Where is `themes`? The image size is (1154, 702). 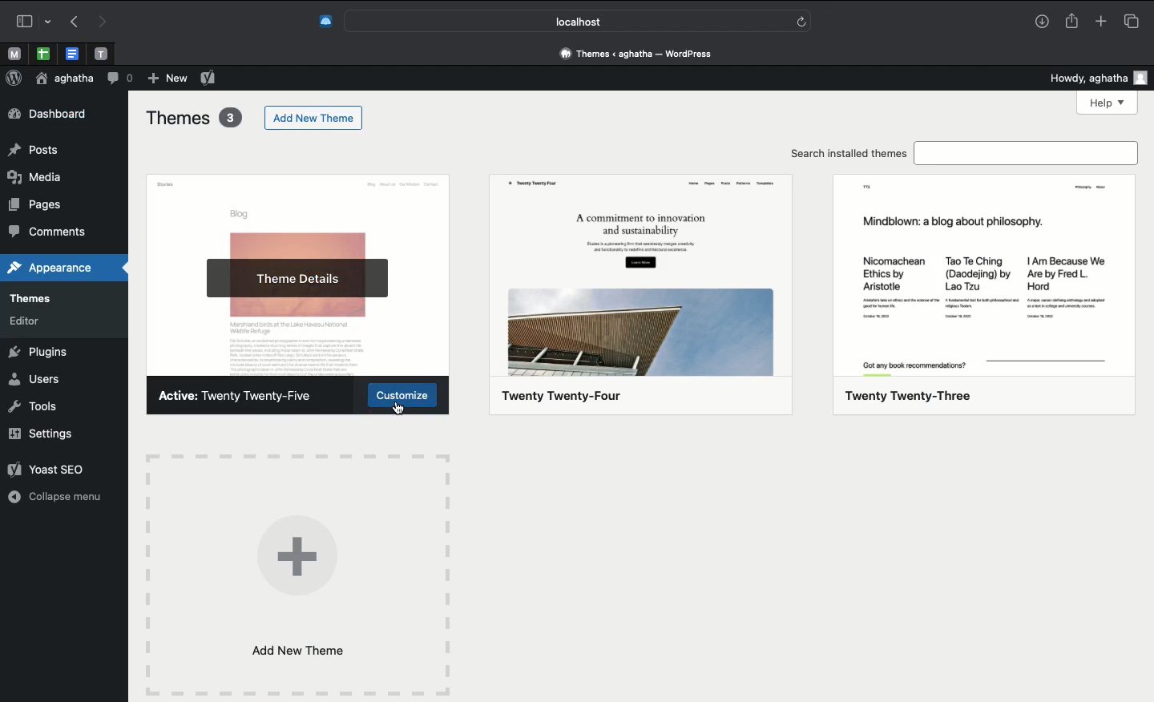
themes is located at coordinates (47, 297).